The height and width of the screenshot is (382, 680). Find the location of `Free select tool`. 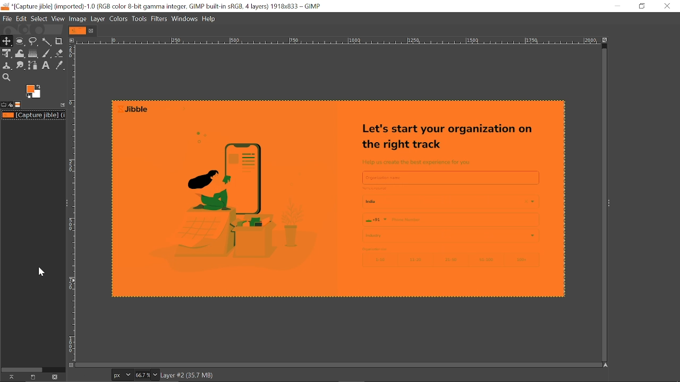

Free select tool is located at coordinates (33, 42).